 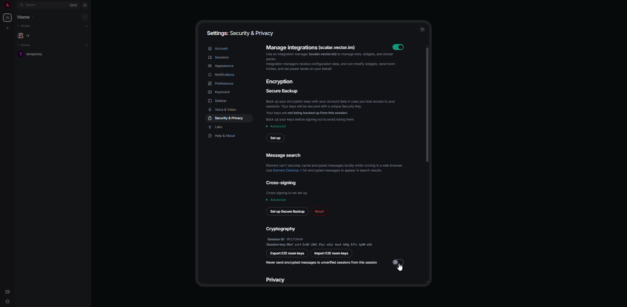 I want to click on add, so click(x=85, y=16).